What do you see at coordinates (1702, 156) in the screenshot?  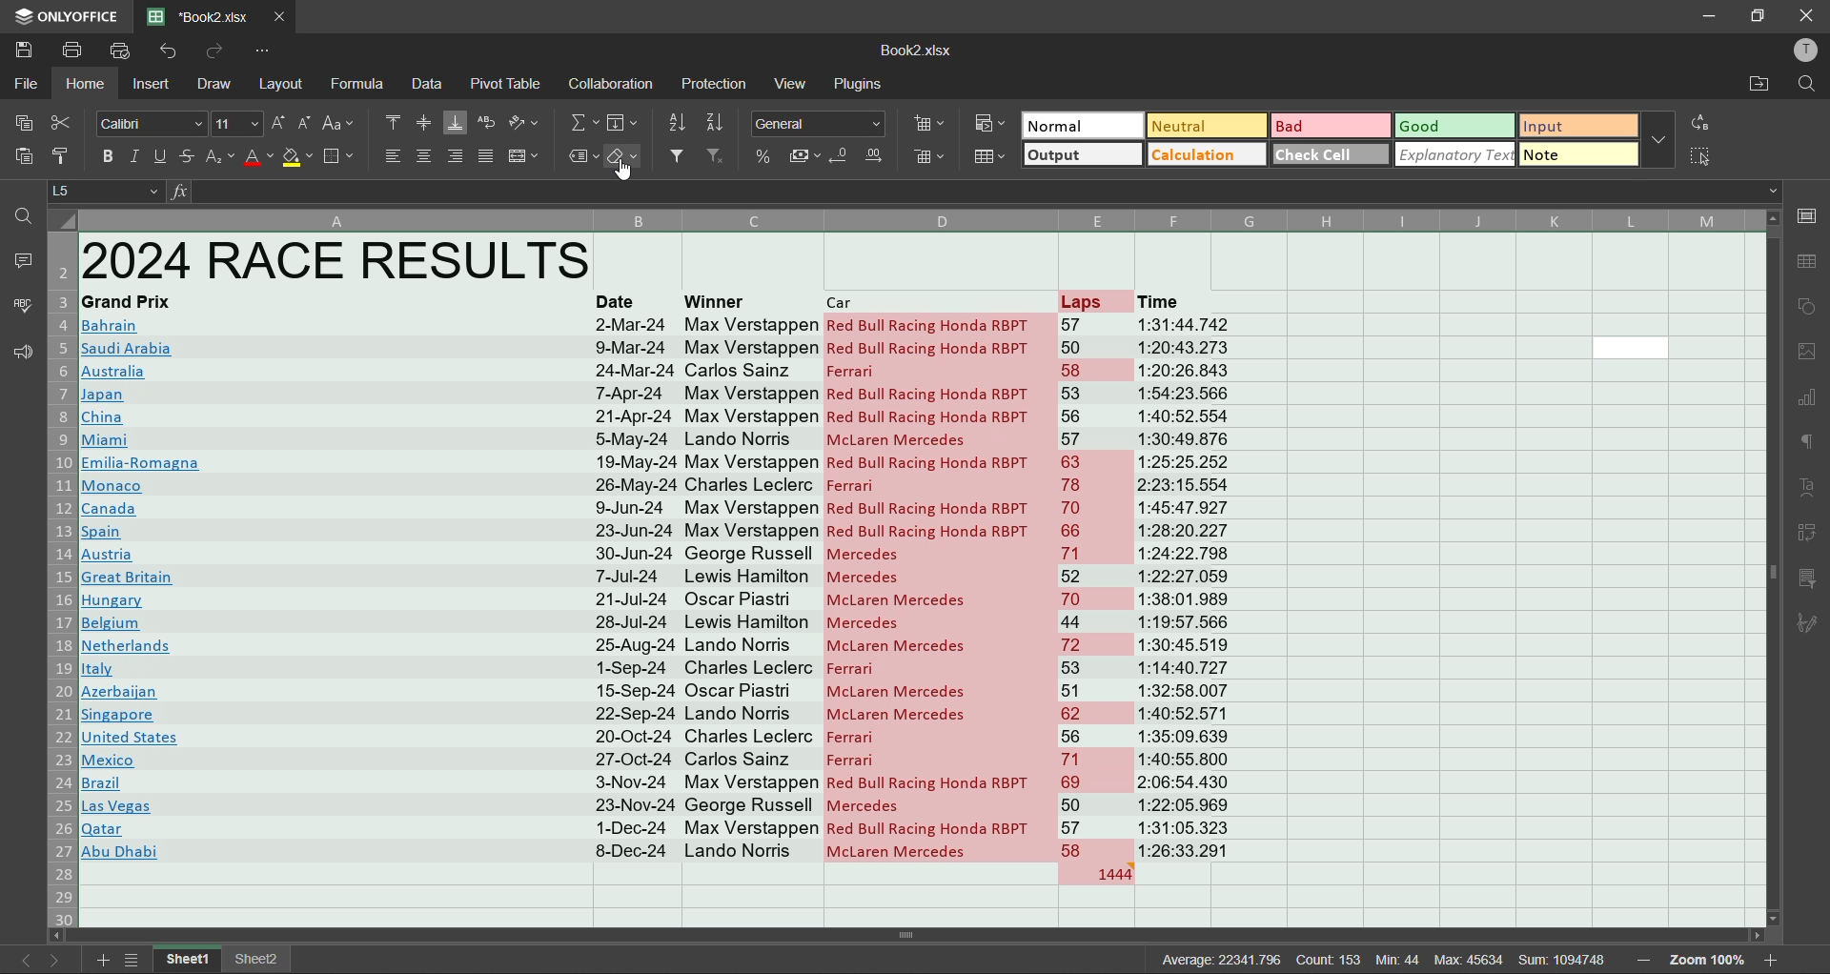 I see `select all` at bounding box center [1702, 156].